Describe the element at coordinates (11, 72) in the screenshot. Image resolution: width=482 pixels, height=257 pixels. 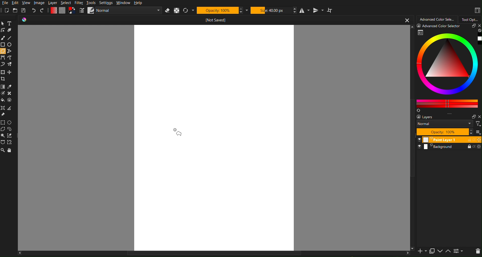
I see `move a layer` at that location.